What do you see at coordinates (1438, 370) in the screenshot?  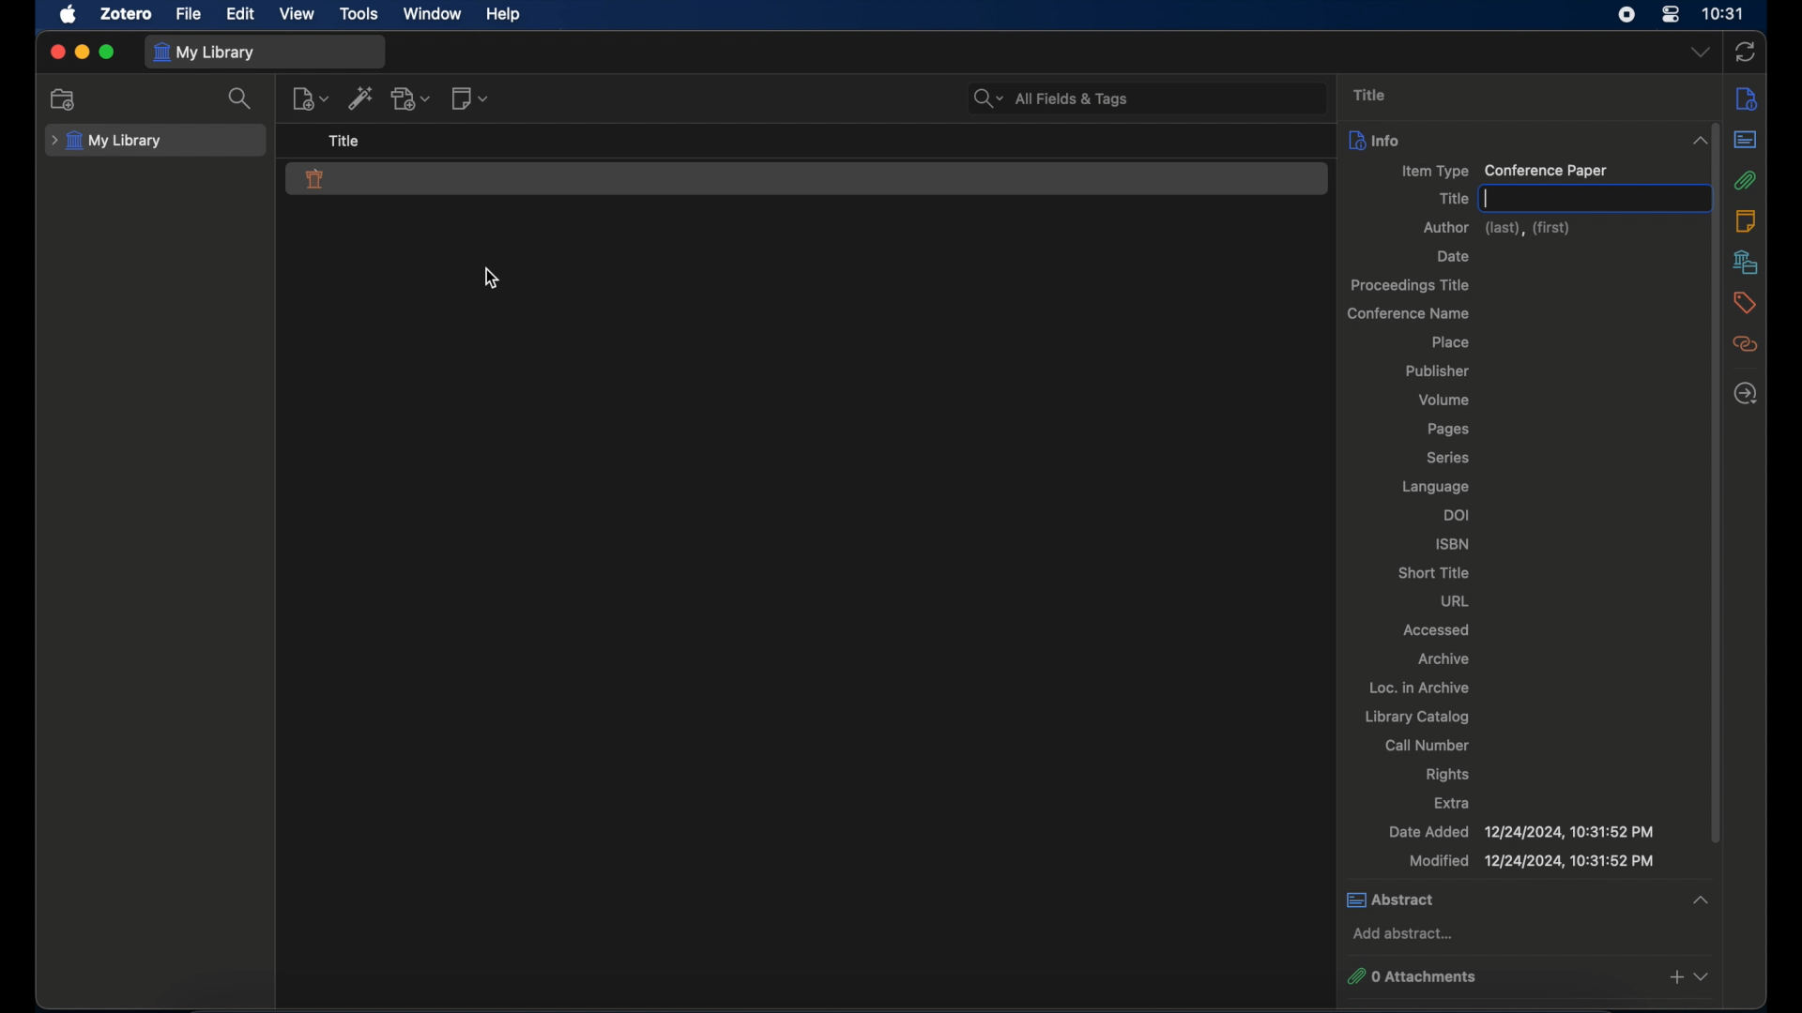 I see `publisher` at bounding box center [1438, 370].